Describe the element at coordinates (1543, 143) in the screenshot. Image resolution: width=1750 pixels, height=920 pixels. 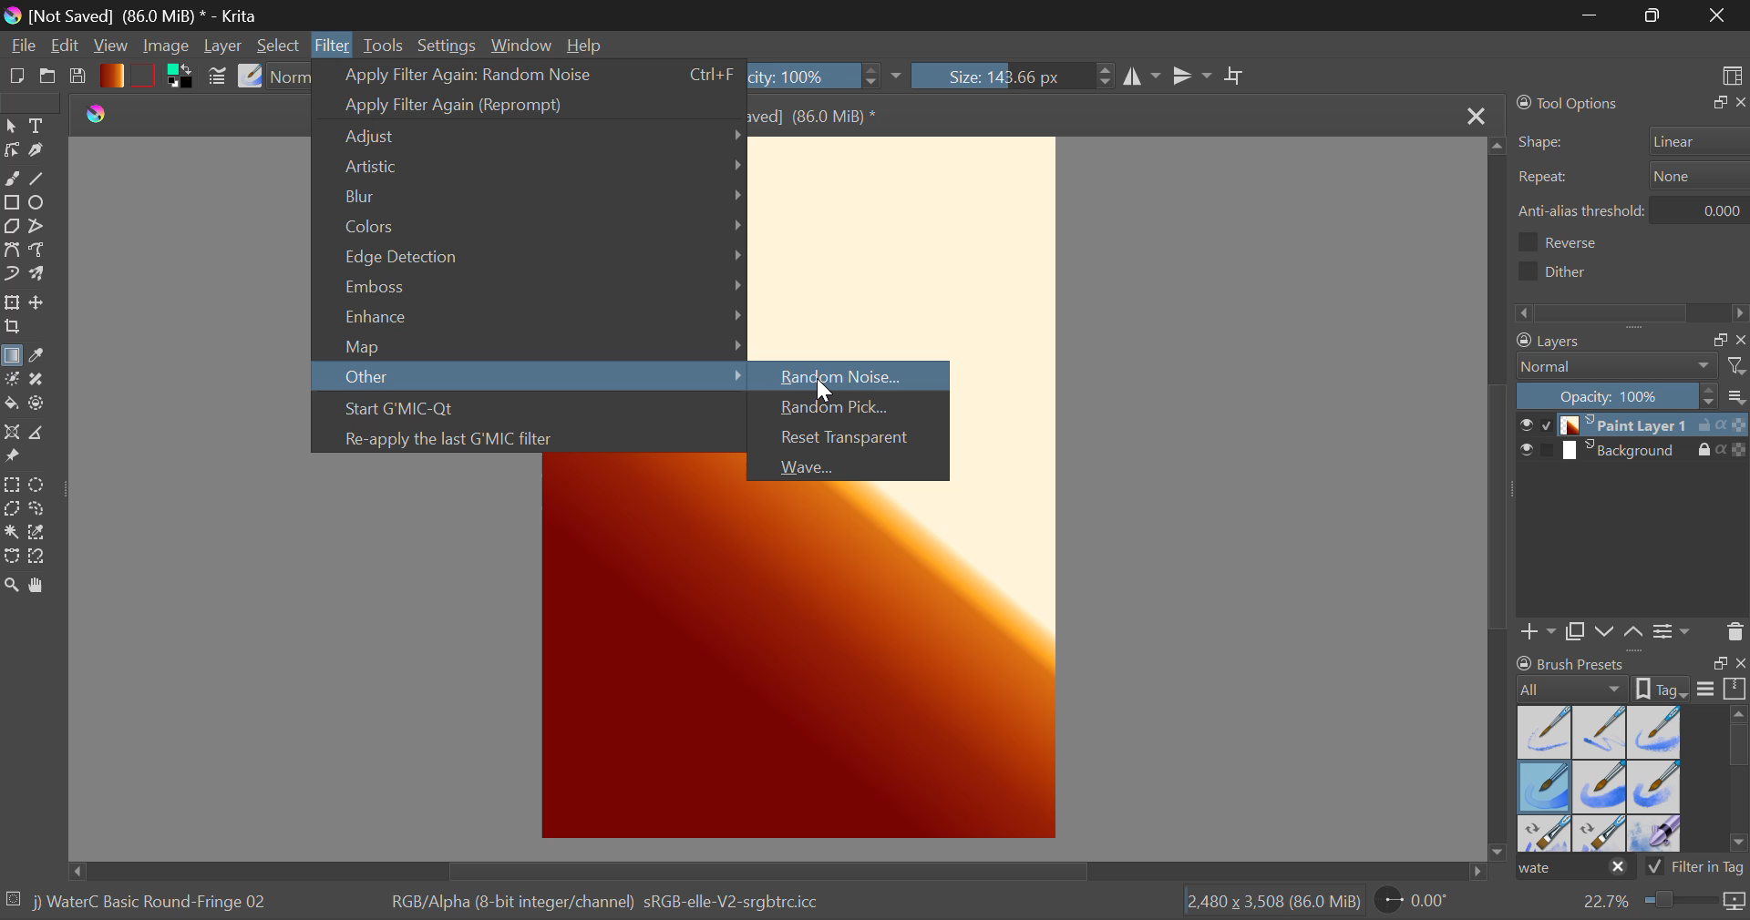
I see `shape:` at that location.